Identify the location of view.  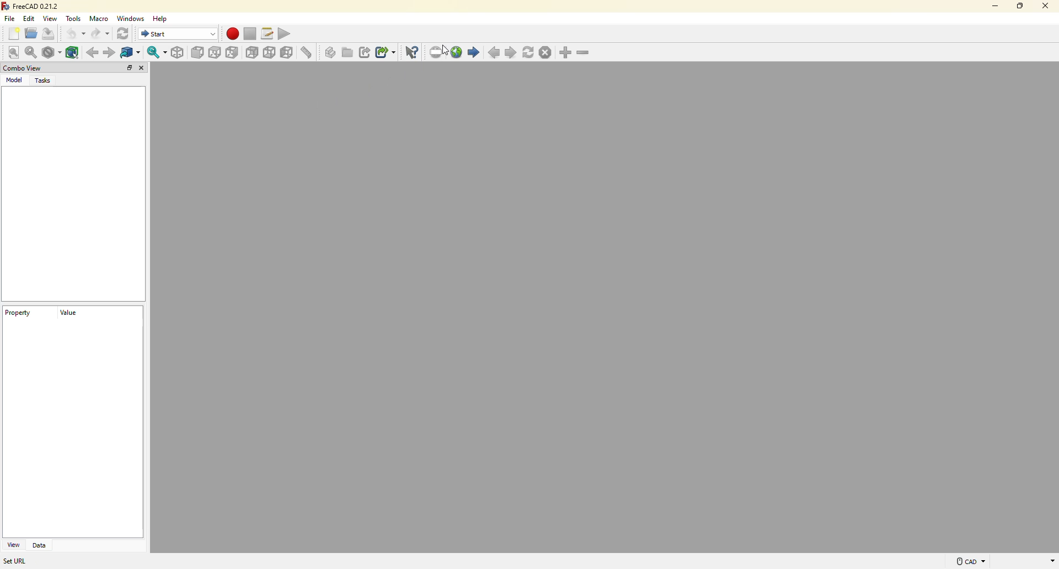
(51, 18).